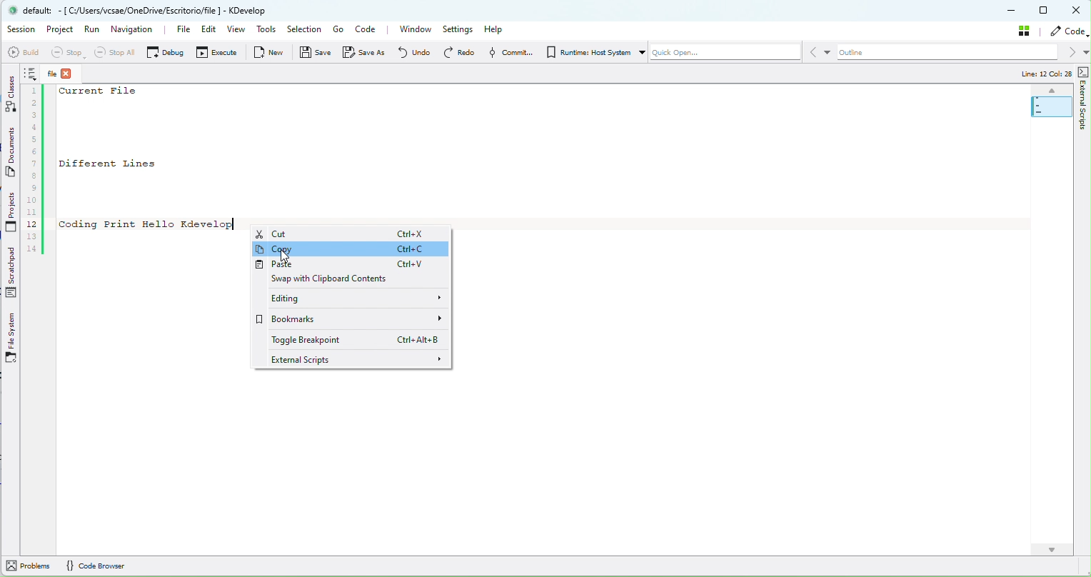  I want to click on Debug, so click(165, 51).